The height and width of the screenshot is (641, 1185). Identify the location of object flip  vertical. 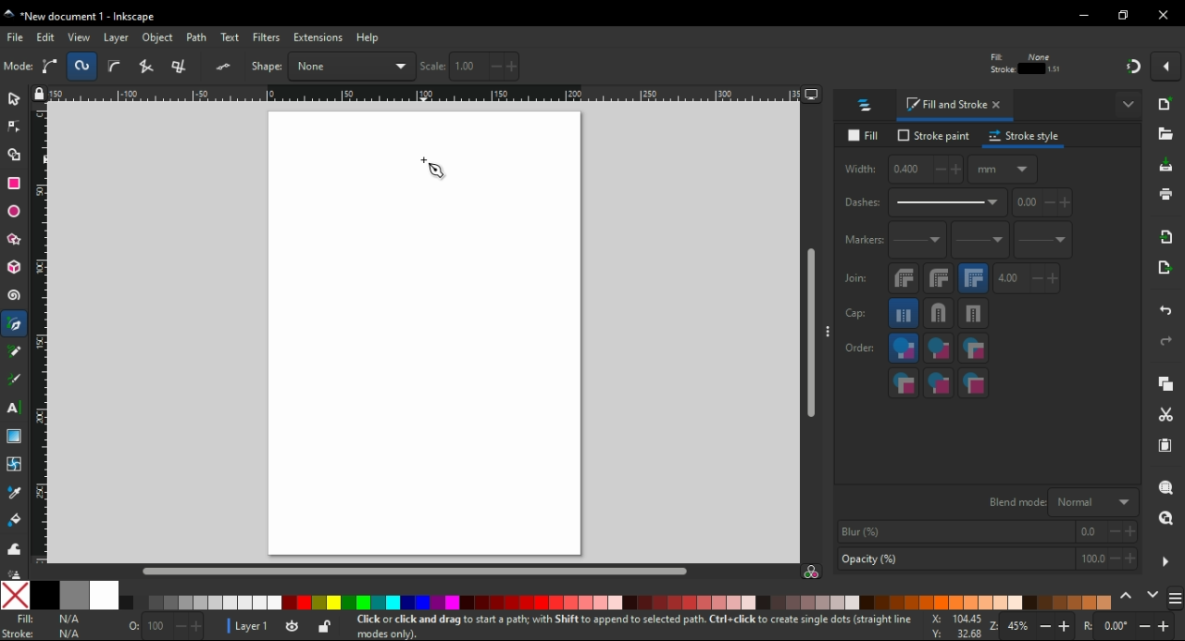
(264, 66).